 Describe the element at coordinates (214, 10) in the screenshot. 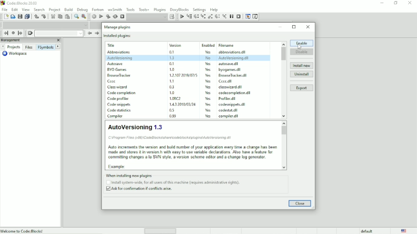

I see `Help` at that location.